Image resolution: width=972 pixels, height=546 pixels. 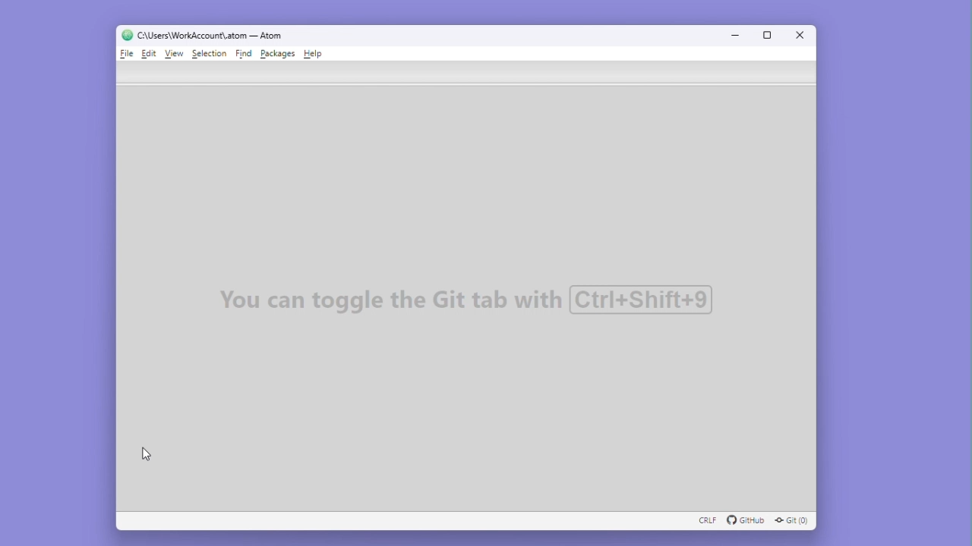 I want to click on GIT (0), so click(x=795, y=520).